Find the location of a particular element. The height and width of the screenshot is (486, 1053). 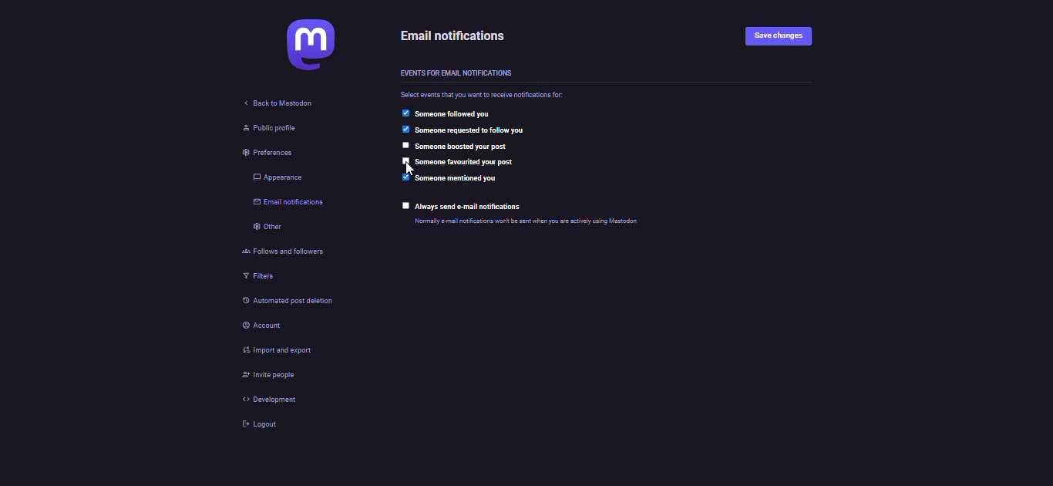

click to enable is located at coordinates (402, 145).